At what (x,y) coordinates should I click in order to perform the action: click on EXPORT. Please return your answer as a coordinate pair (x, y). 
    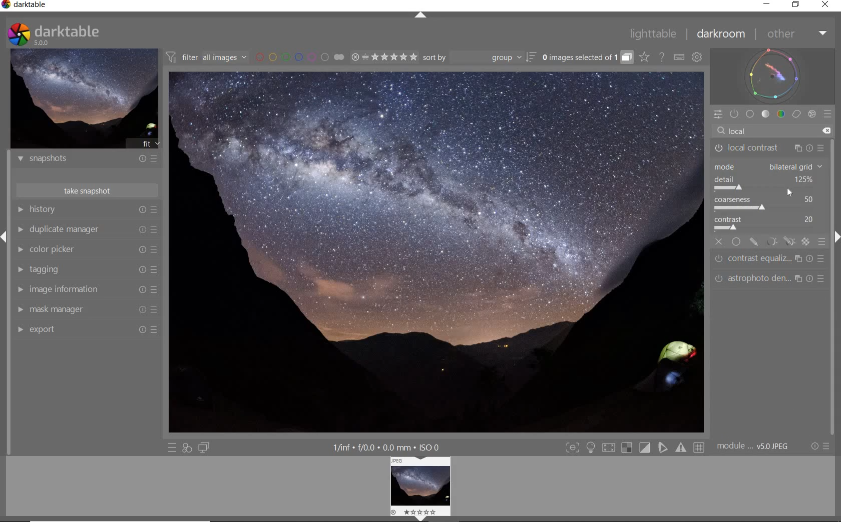
    Looking at the image, I should click on (20, 330).